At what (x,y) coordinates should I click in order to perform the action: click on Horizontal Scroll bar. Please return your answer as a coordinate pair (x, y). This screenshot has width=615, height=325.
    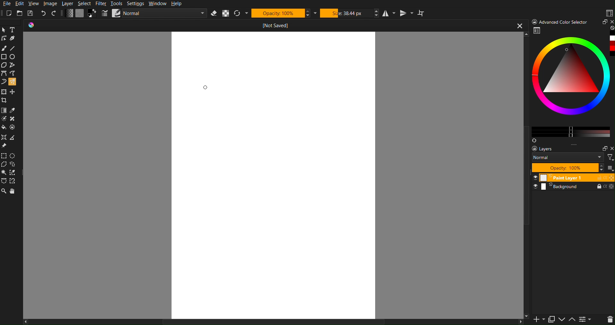
    Looking at the image, I should click on (262, 321).